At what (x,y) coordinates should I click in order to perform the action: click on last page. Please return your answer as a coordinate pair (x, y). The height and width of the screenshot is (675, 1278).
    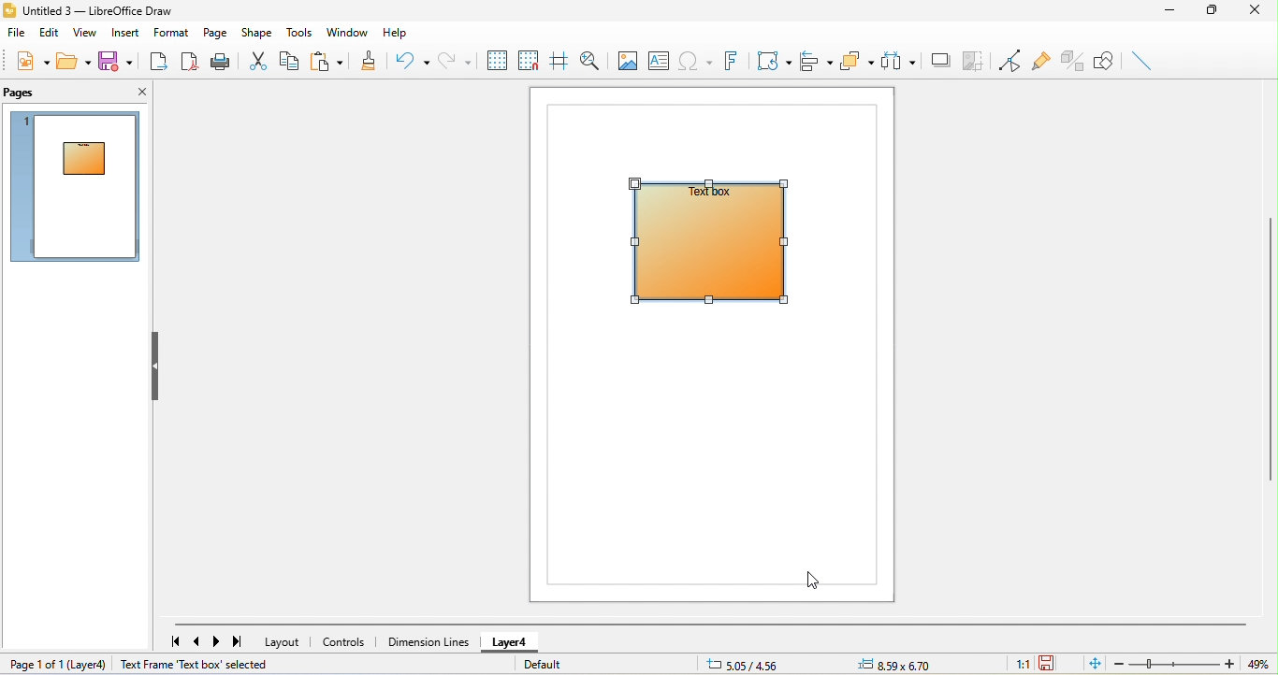
    Looking at the image, I should click on (242, 644).